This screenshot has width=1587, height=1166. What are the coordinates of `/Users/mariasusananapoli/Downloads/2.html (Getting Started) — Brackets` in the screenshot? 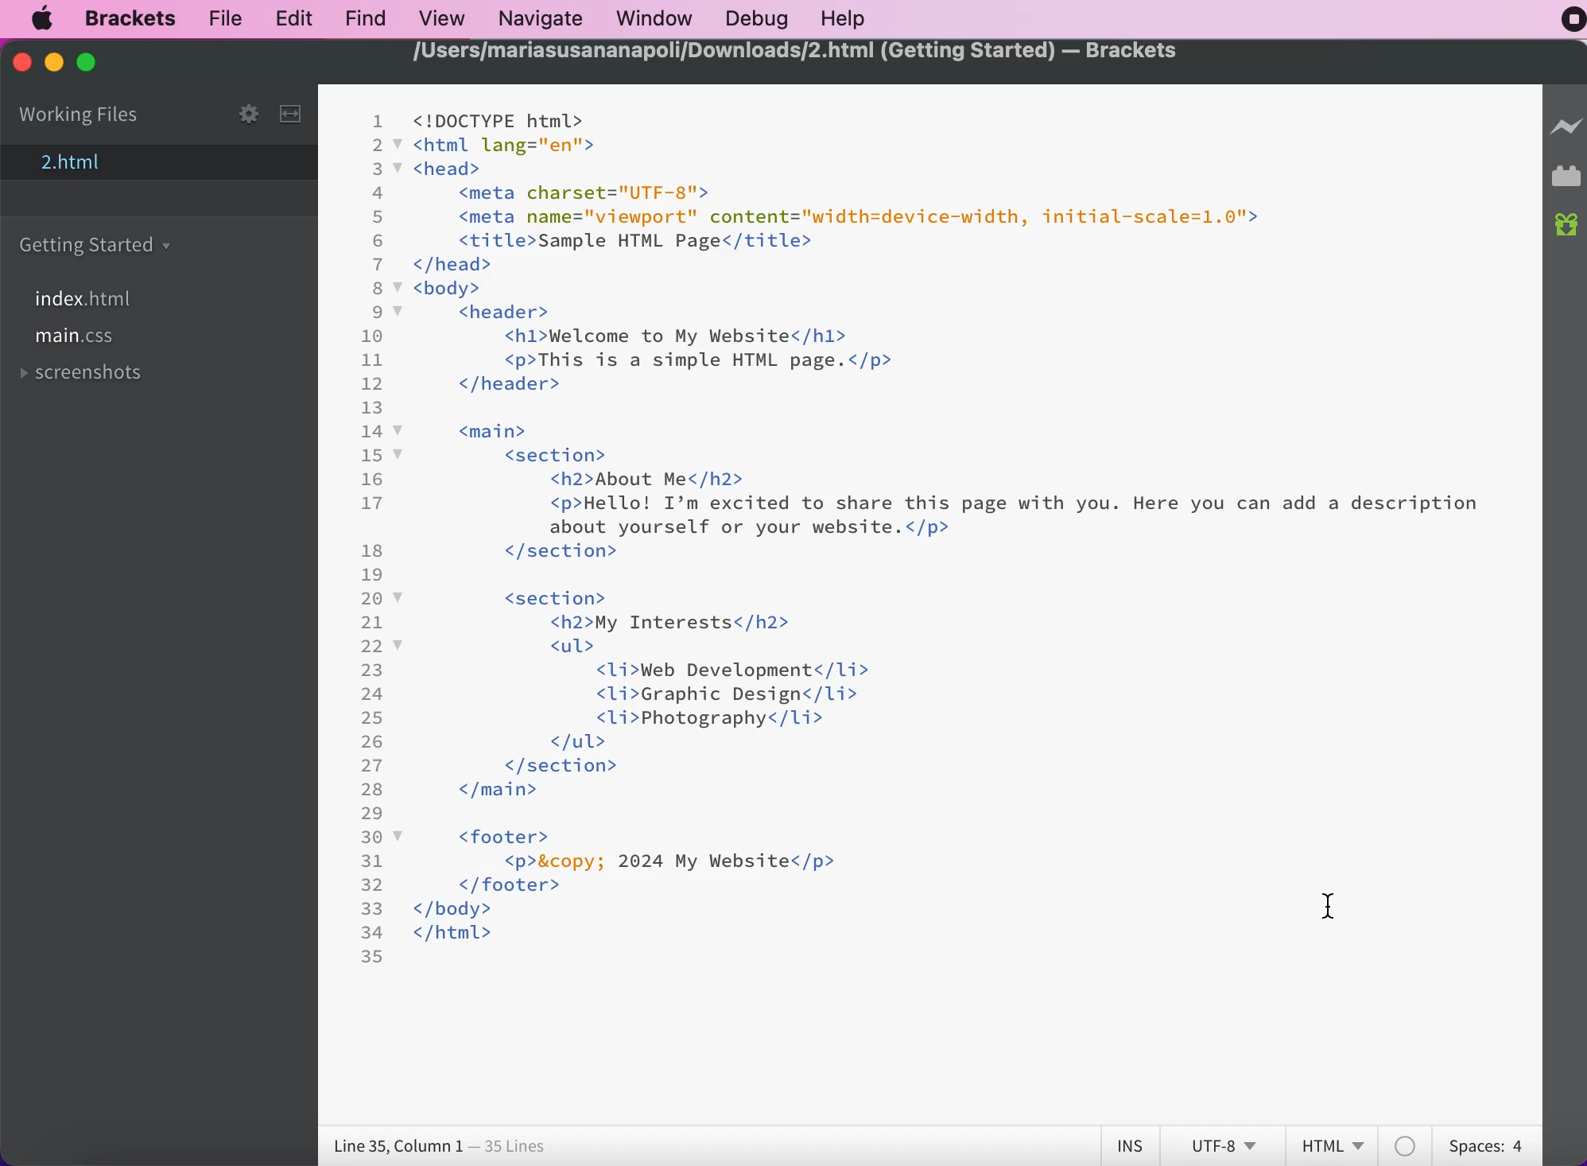 It's located at (797, 51).